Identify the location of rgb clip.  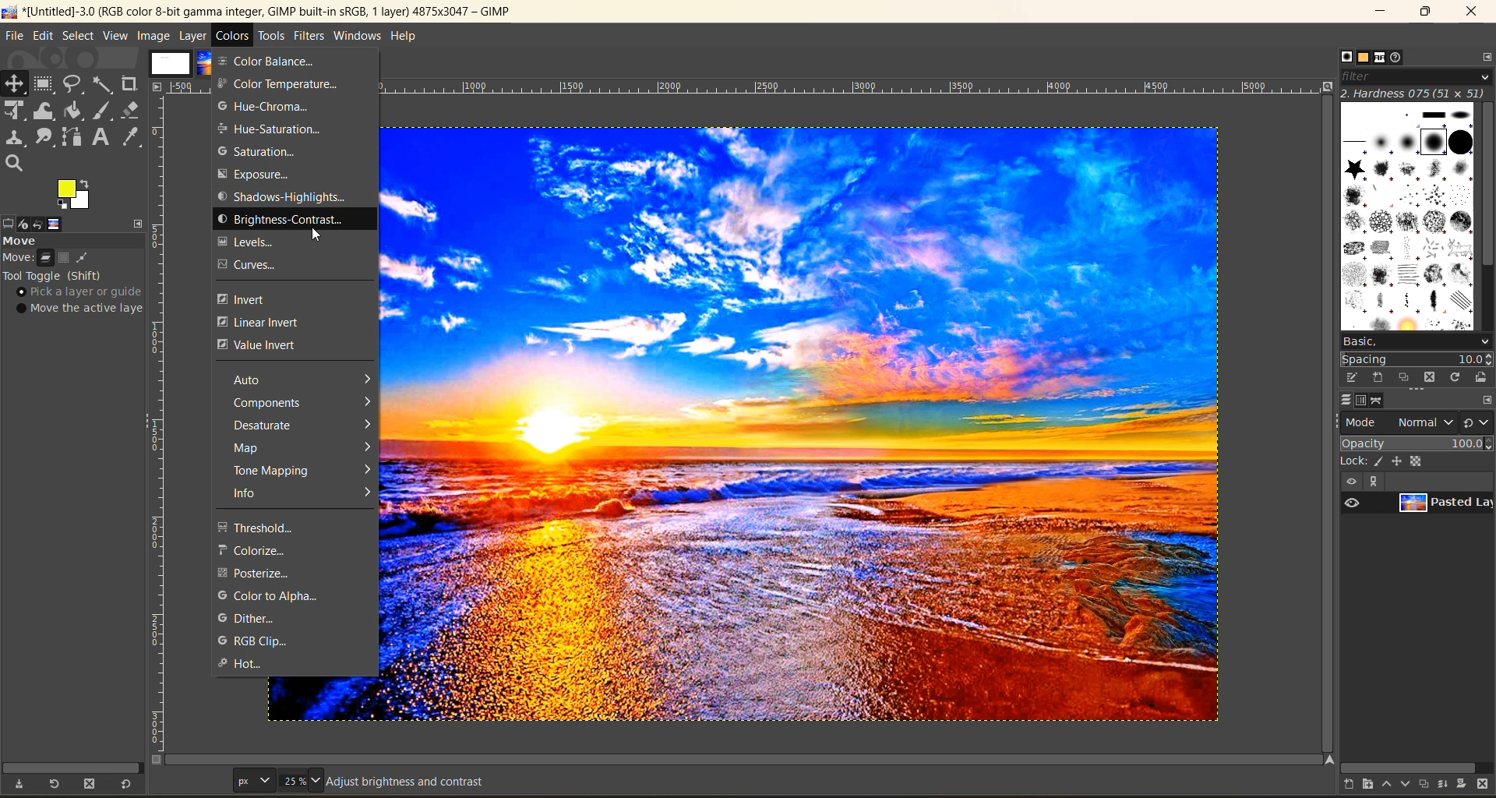
(252, 642).